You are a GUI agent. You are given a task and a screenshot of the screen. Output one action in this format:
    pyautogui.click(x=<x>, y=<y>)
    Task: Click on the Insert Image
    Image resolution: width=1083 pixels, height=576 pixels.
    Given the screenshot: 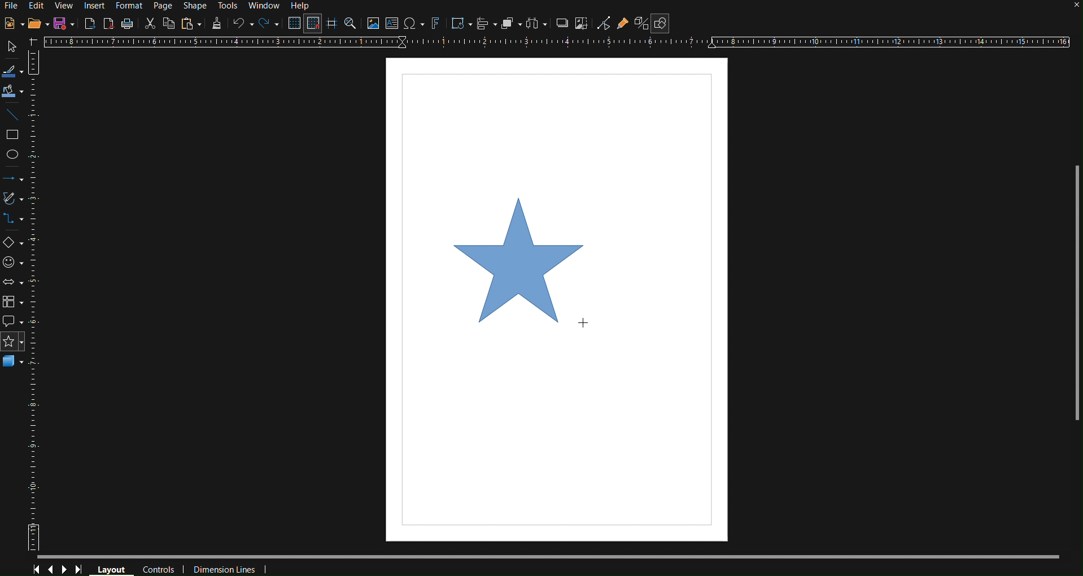 What is the action you would take?
    pyautogui.click(x=373, y=25)
    